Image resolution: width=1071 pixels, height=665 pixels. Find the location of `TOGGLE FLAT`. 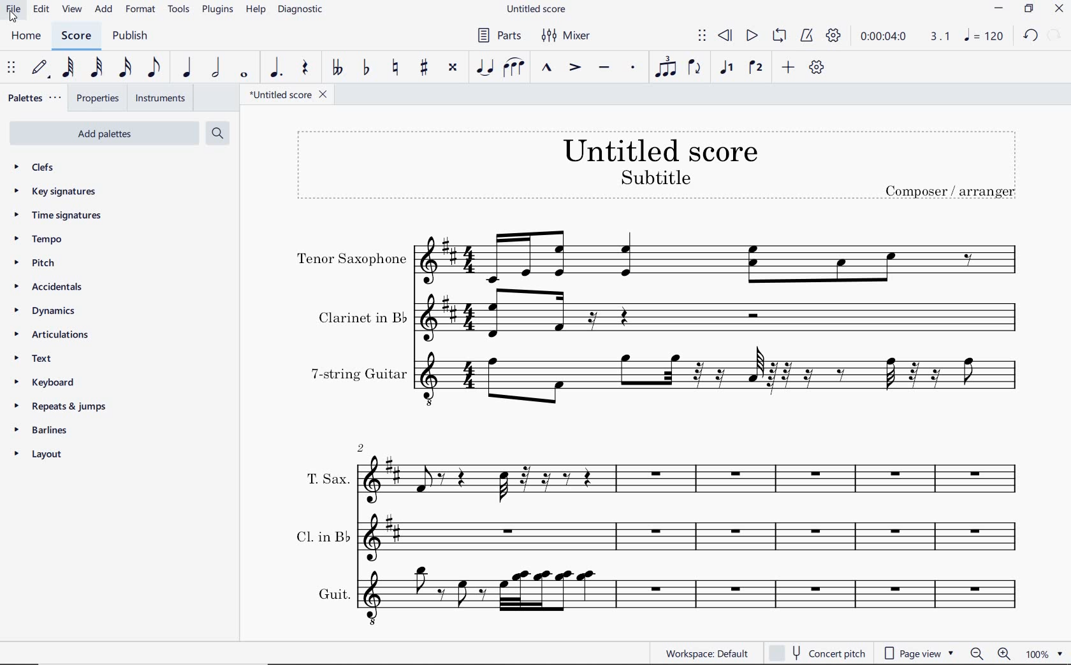

TOGGLE FLAT is located at coordinates (365, 68).